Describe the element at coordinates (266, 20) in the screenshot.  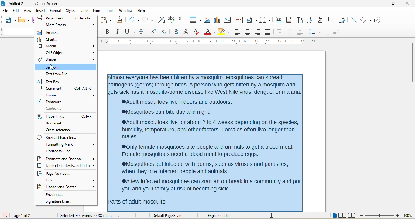
I see `special character` at that location.